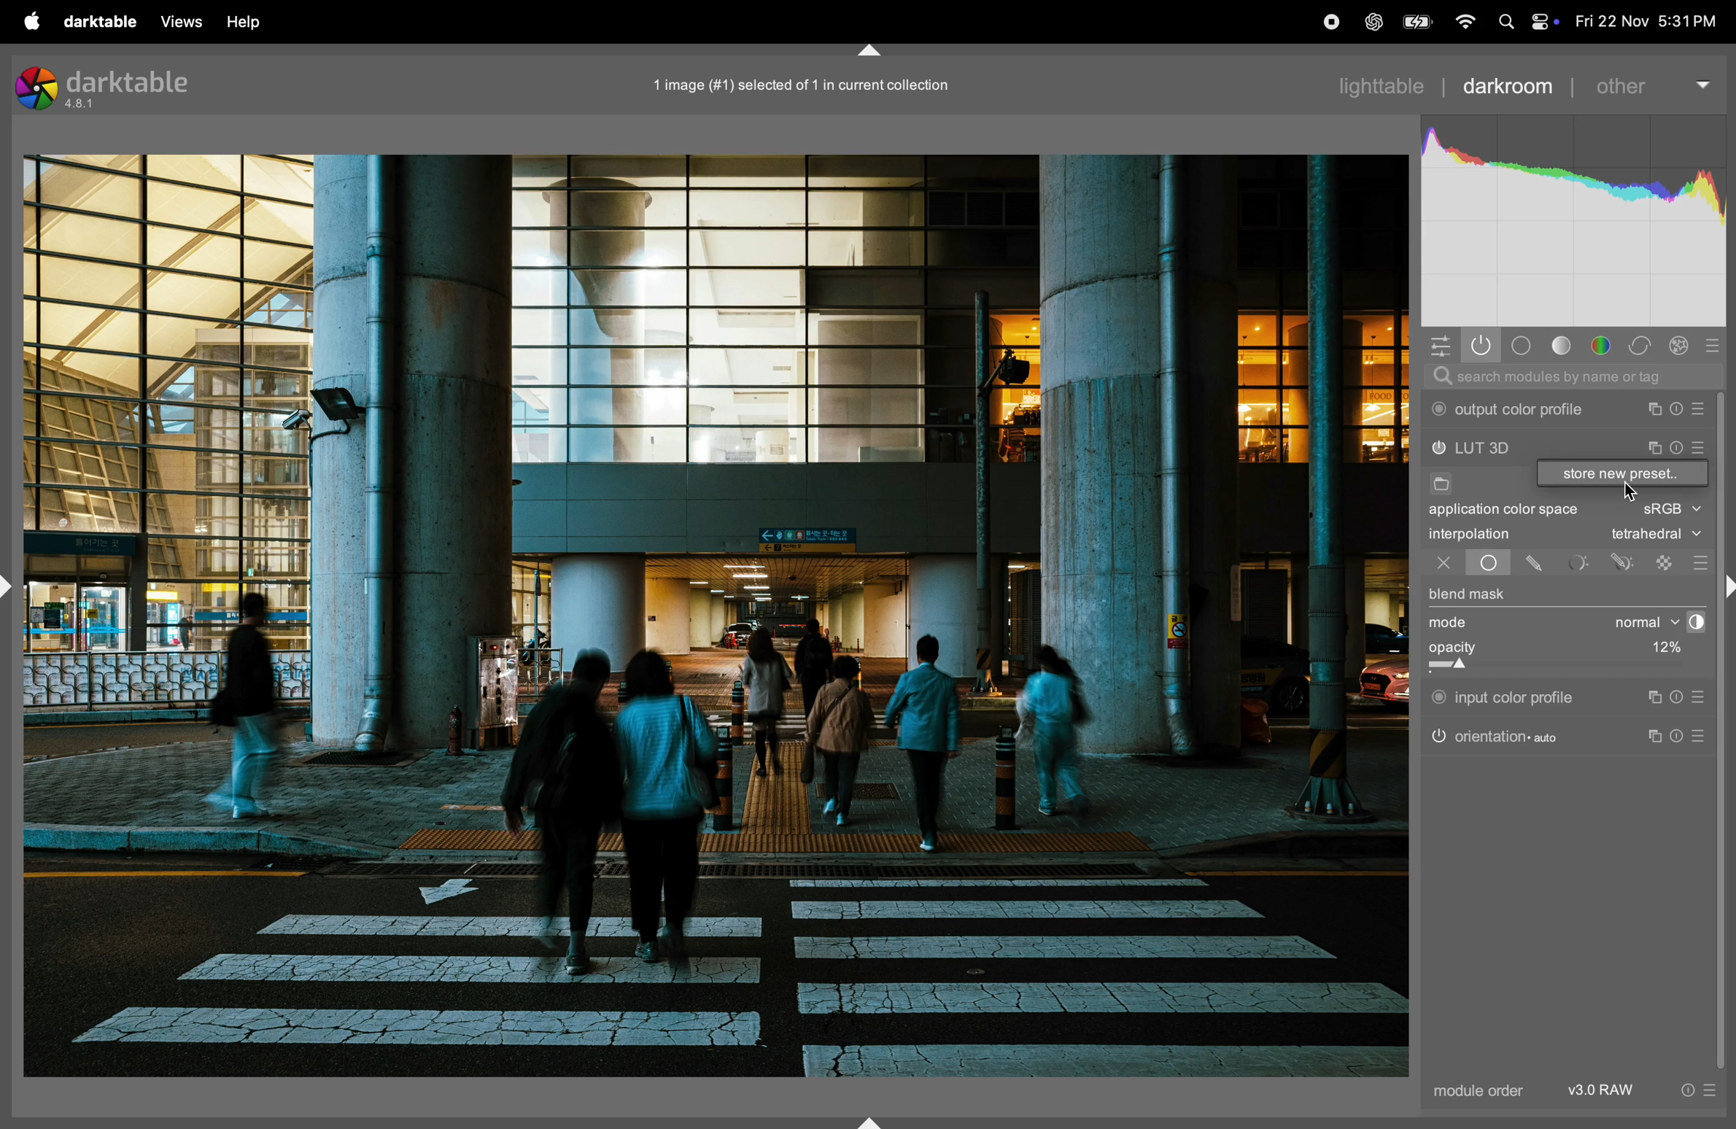 The width and height of the screenshot is (1736, 1129). Describe the element at coordinates (1700, 450) in the screenshot. I see `presets` at that location.